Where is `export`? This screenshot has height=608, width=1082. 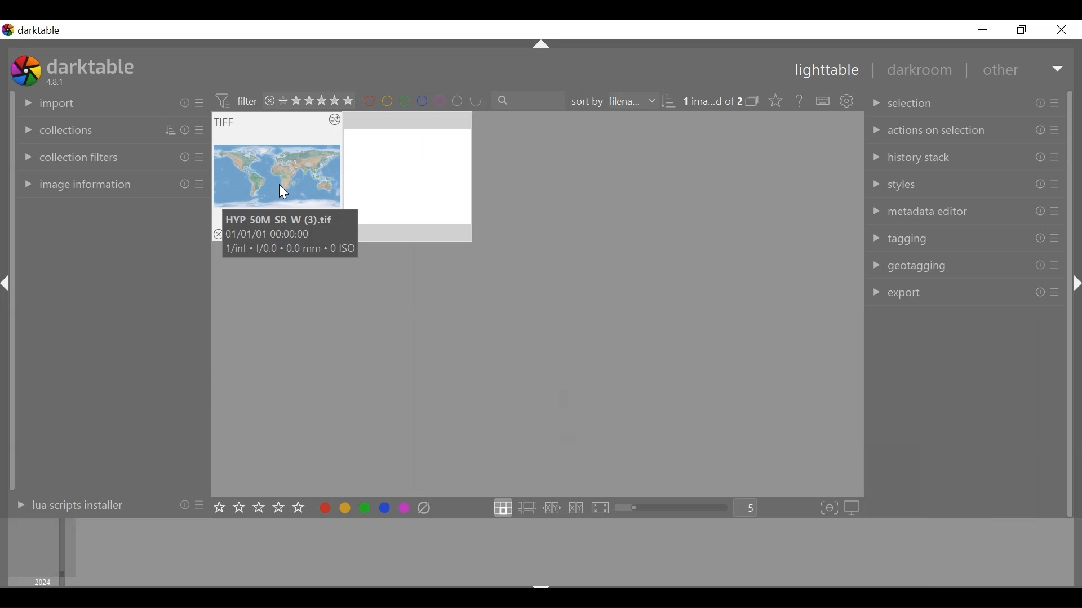 export is located at coordinates (964, 292).